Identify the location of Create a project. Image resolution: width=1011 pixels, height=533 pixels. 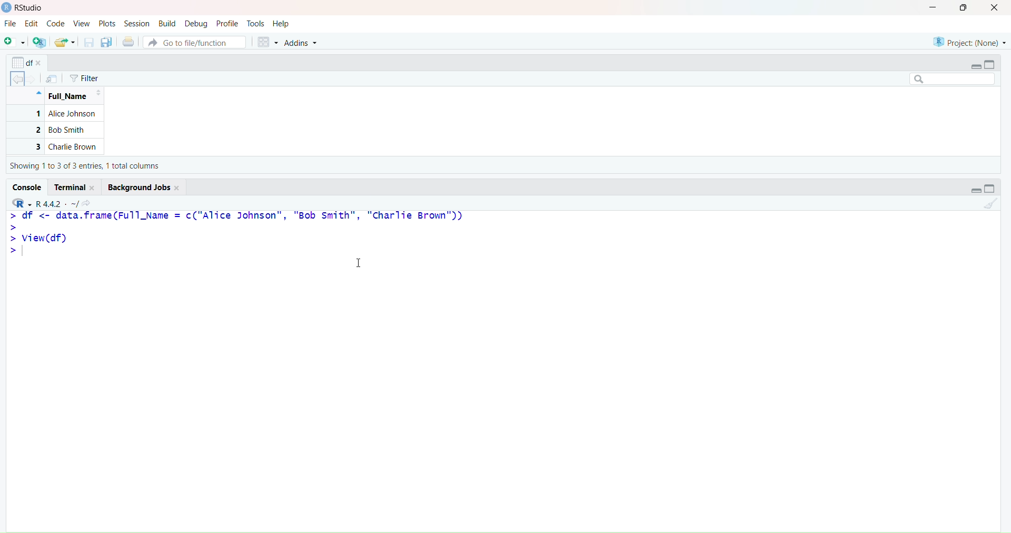
(40, 42).